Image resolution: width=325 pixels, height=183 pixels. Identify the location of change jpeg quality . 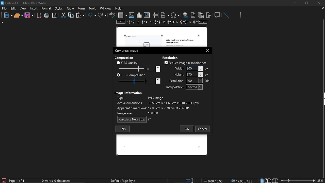
(153, 69).